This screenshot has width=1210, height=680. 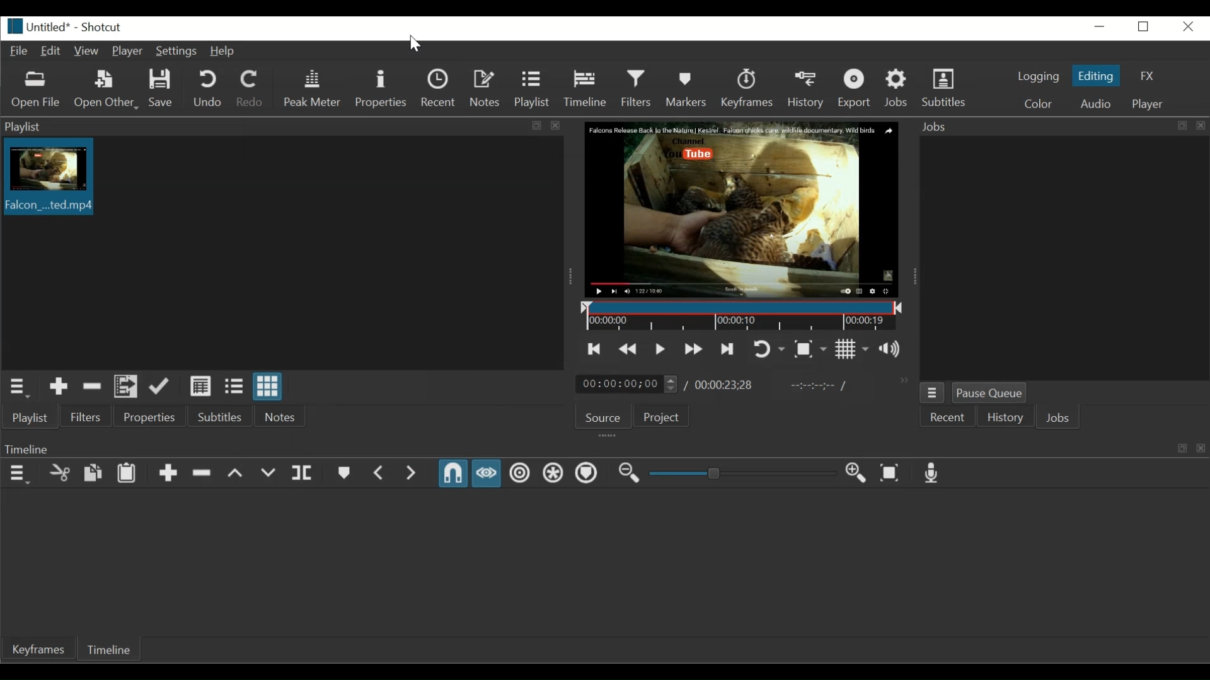 What do you see at coordinates (19, 474) in the screenshot?
I see `Timeline menu` at bounding box center [19, 474].